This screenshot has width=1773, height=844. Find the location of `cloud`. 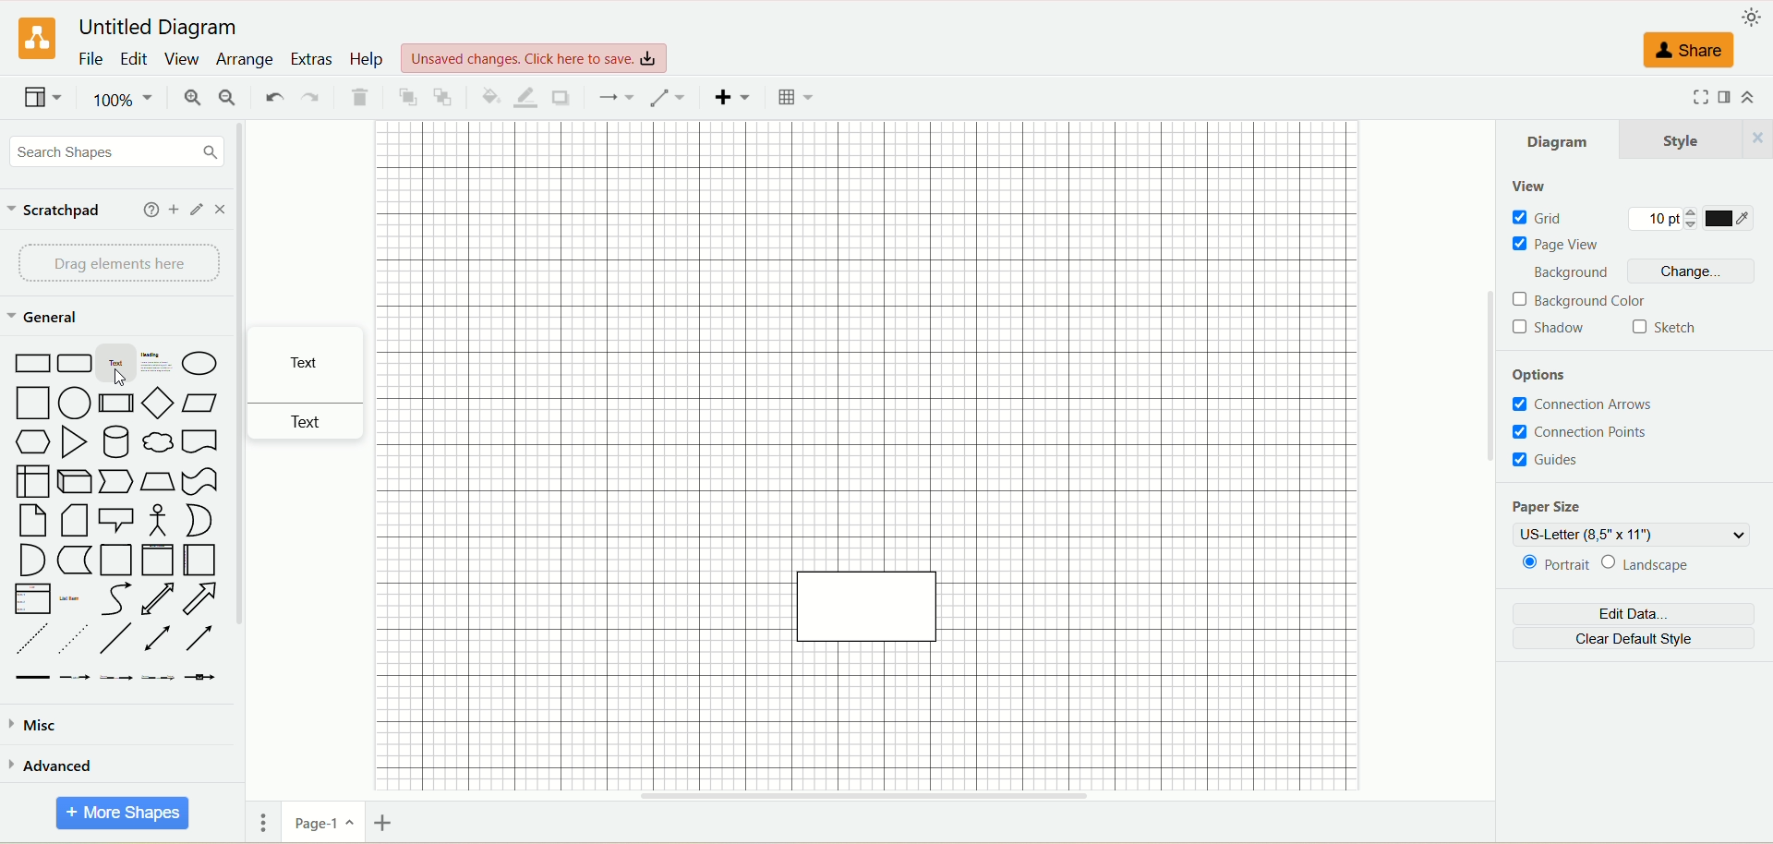

cloud is located at coordinates (158, 441).